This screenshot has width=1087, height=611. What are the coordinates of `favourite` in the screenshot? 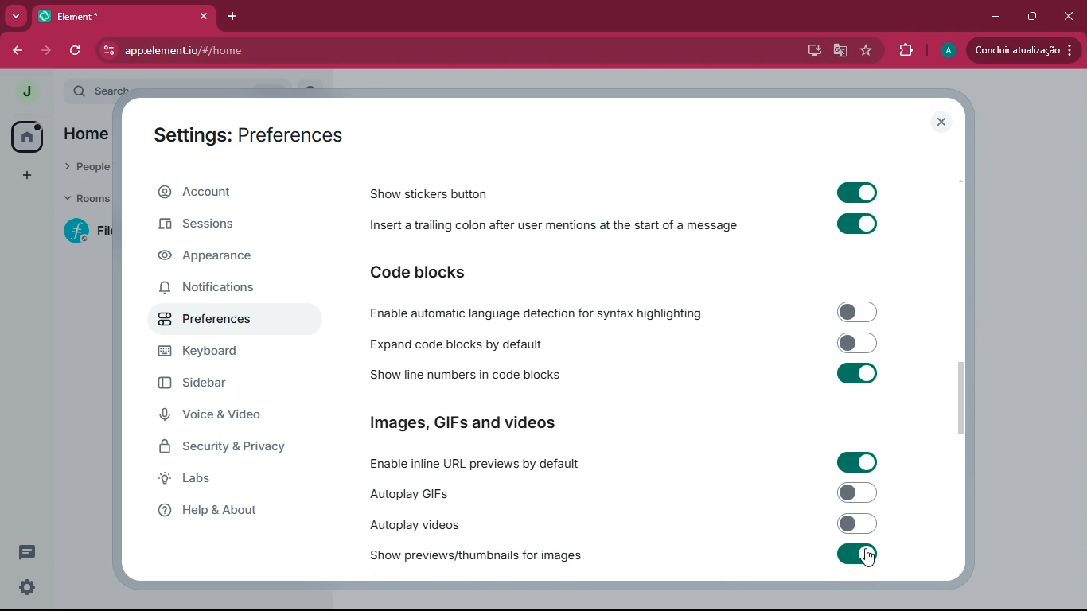 It's located at (865, 51).